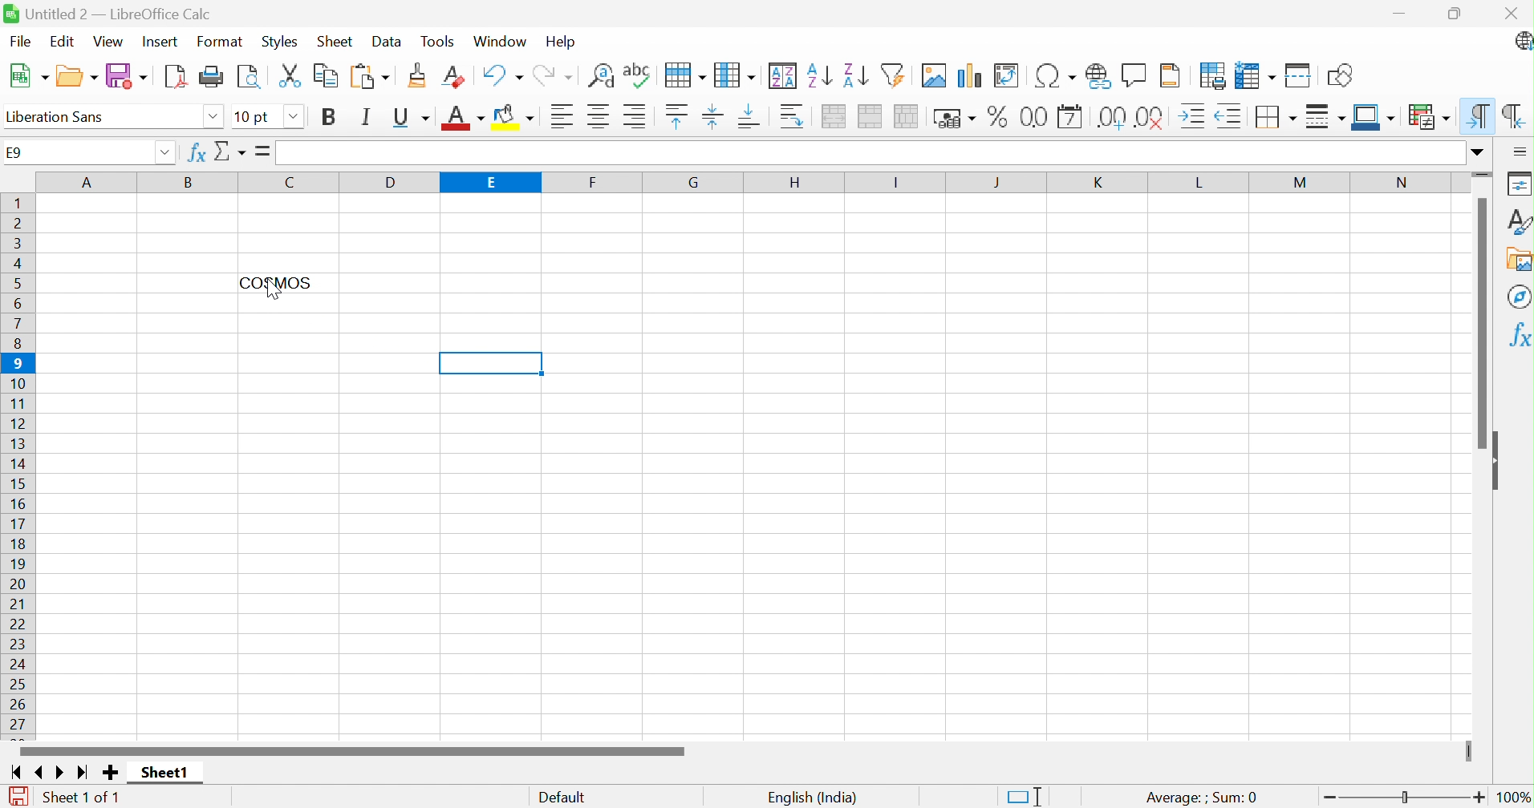 The width and height of the screenshot is (1534, 808). What do you see at coordinates (276, 283) in the screenshot?
I see `COSMOS` at bounding box center [276, 283].